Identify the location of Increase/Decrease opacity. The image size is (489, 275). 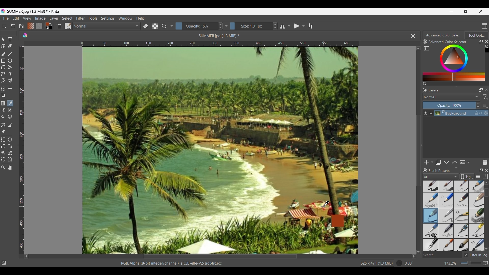
(478, 105).